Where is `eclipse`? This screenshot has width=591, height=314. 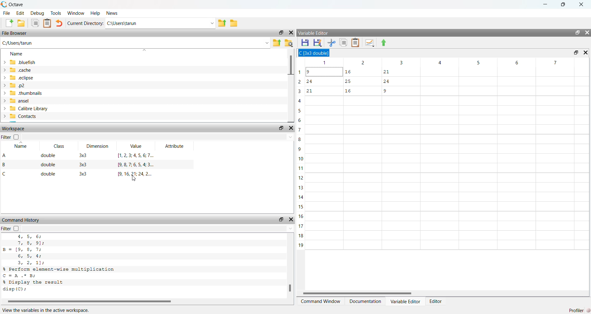 eclipse is located at coordinates (19, 78).